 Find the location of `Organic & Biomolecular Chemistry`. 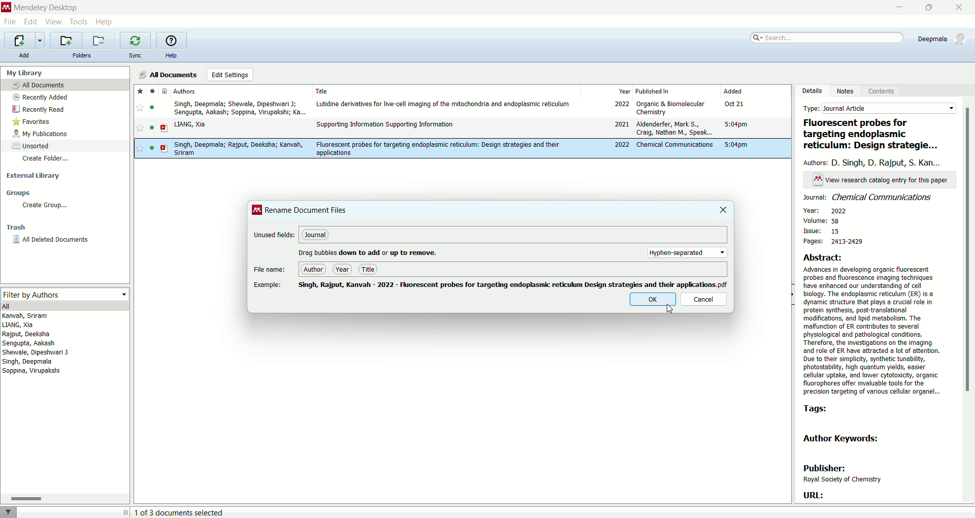

Organic & Biomolecular Chemistry is located at coordinates (671, 108).